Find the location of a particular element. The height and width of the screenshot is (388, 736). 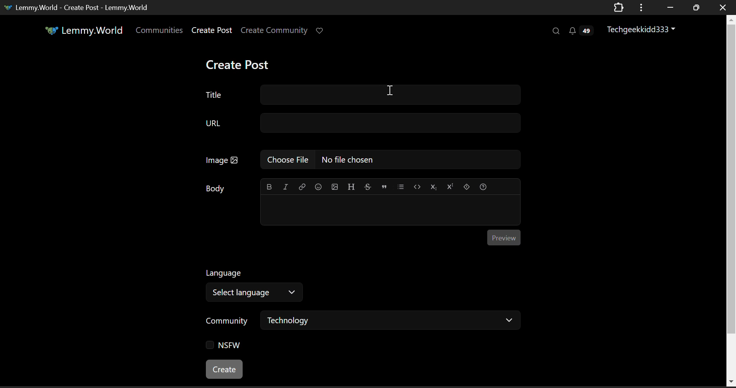

Create Community Page Link is located at coordinates (274, 30).